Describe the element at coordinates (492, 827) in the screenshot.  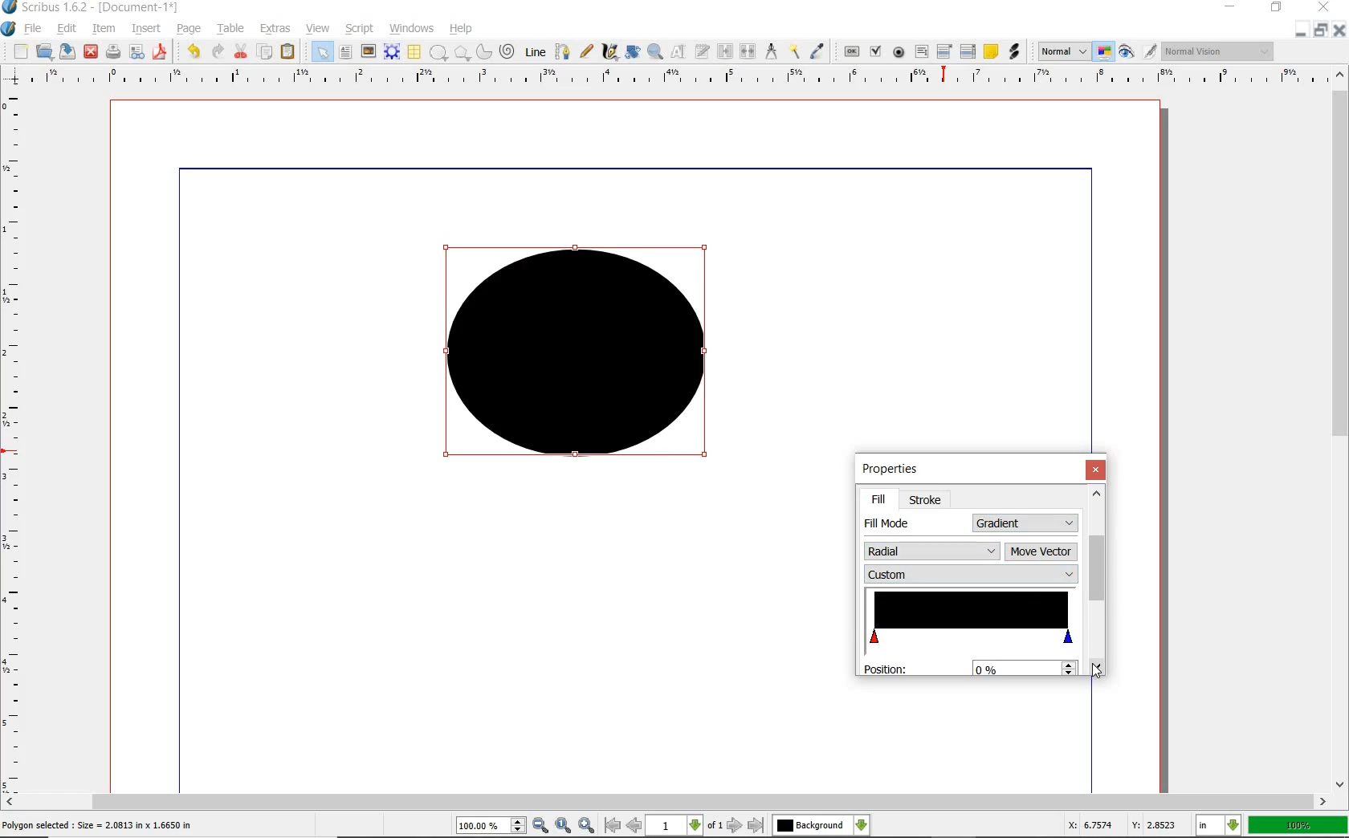
I see `zoom ` at that location.